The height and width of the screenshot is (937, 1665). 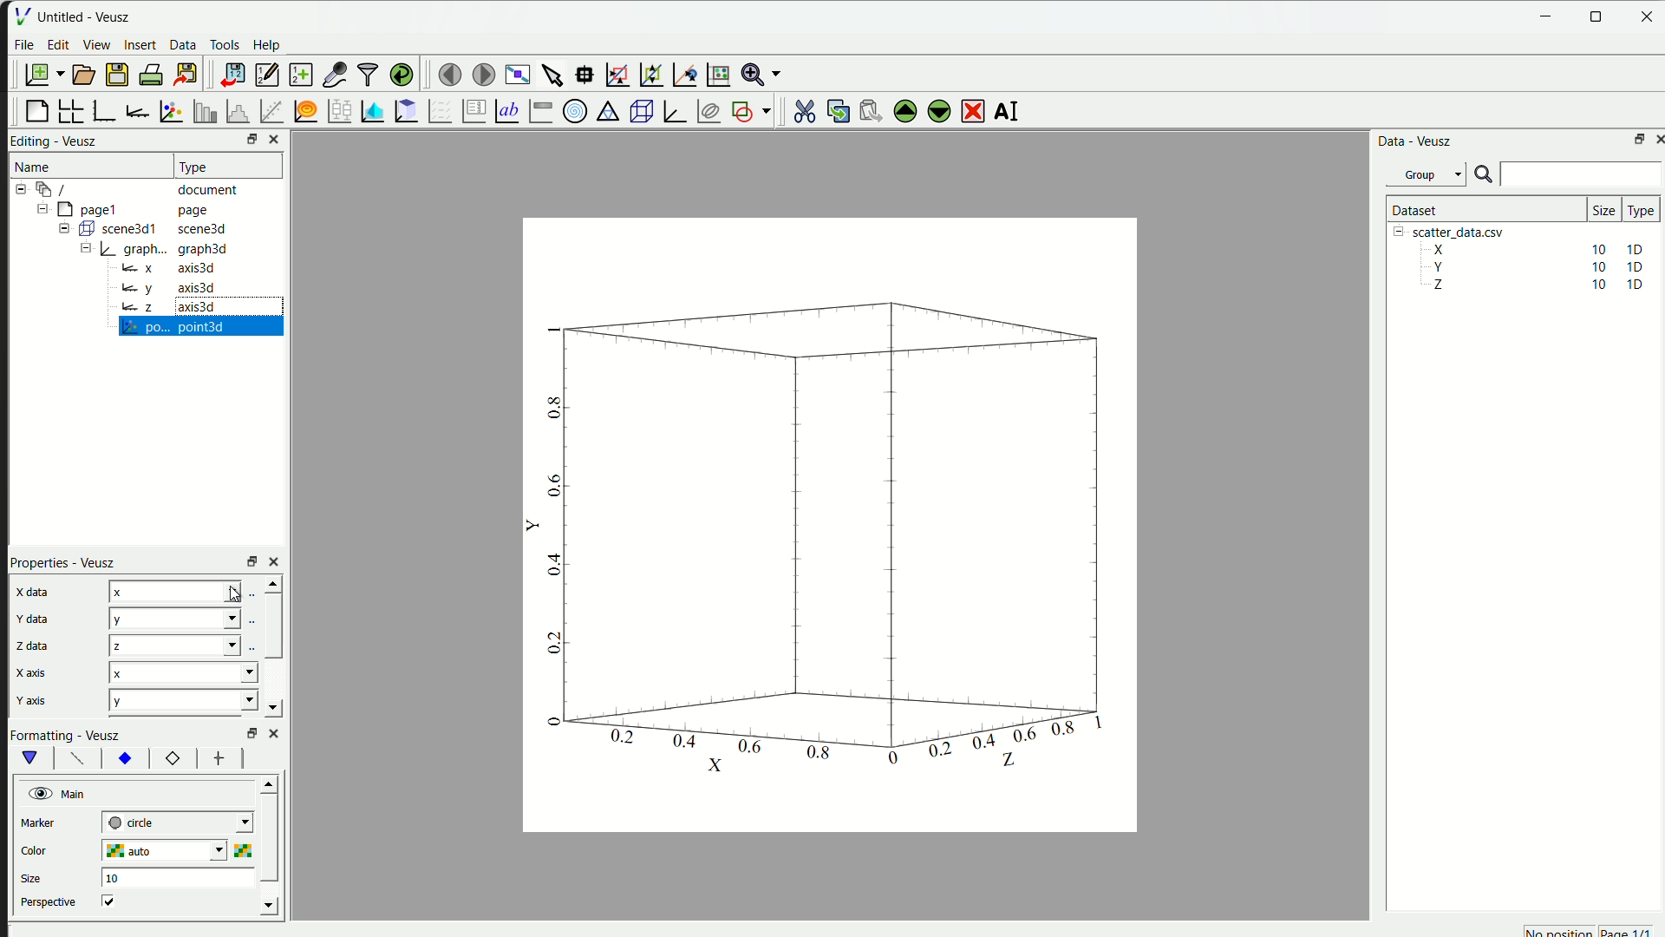 I want to click on cursor, so click(x=234, y=598).